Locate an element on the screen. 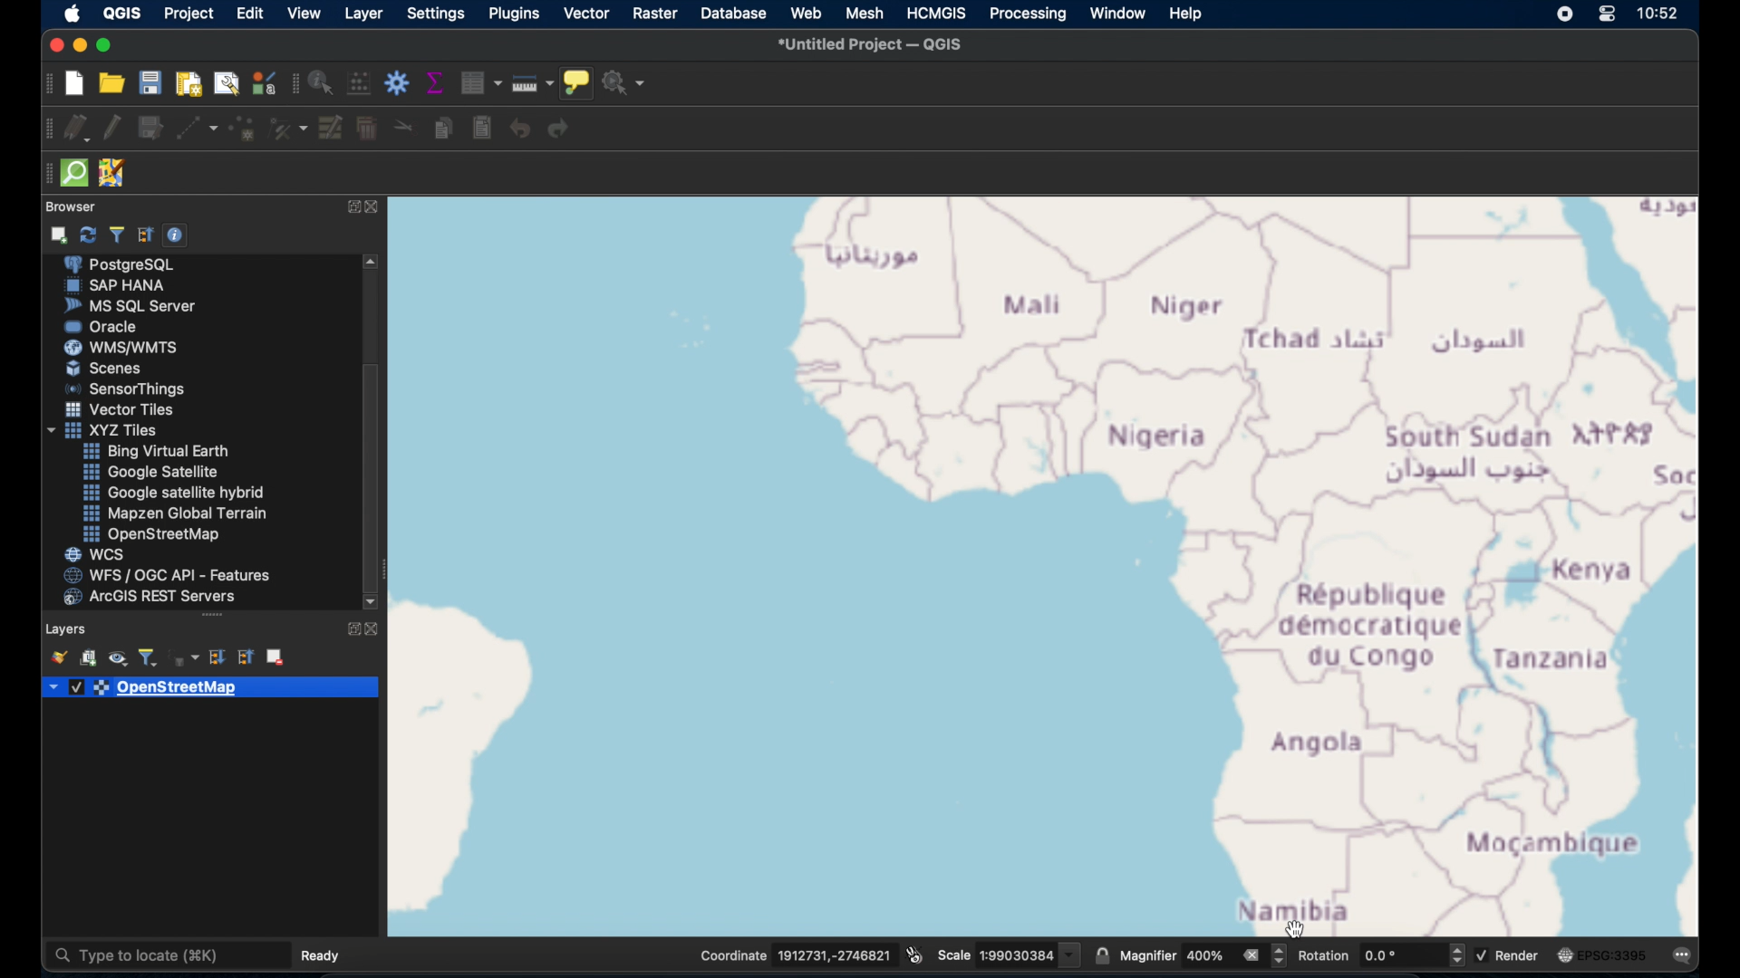 The image size is (1740, 978). time is located at coordinates (1661, 13).